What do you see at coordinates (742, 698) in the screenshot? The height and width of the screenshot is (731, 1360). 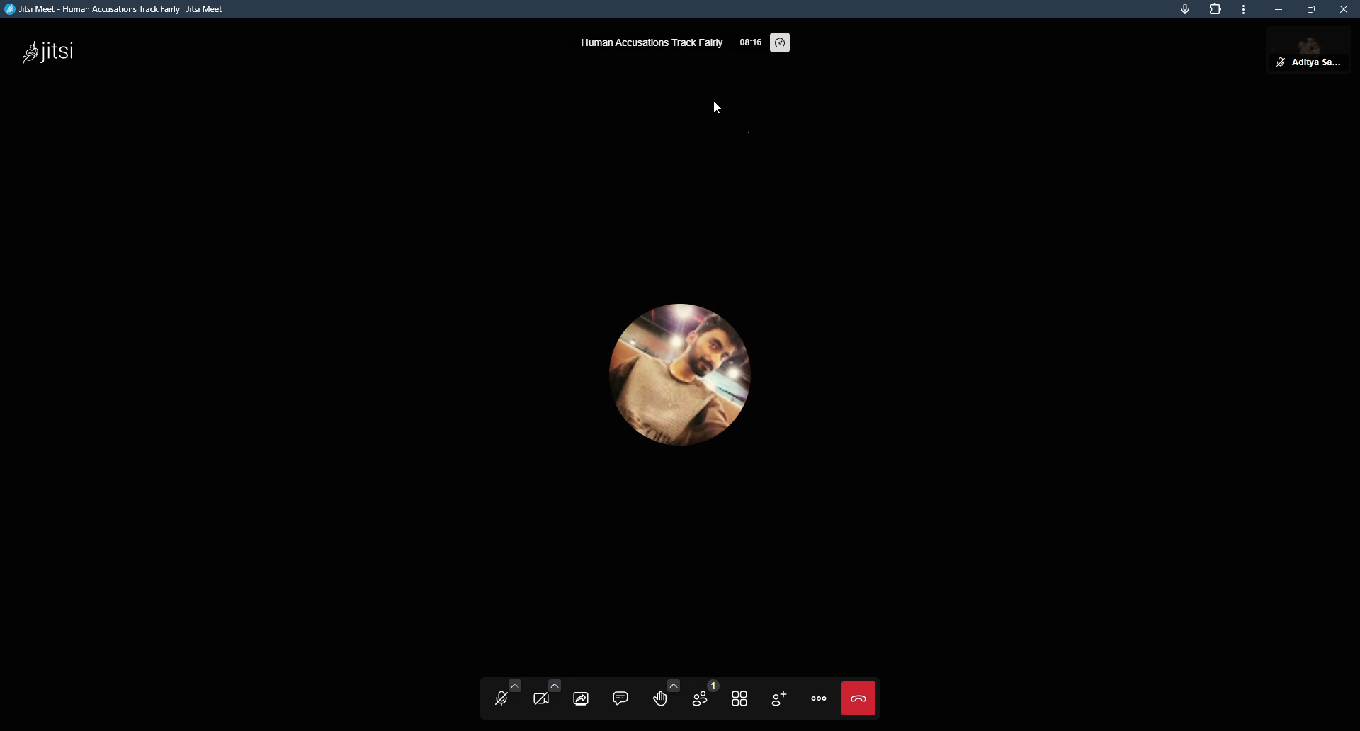 I see `source` at bounding box center [742, 698].